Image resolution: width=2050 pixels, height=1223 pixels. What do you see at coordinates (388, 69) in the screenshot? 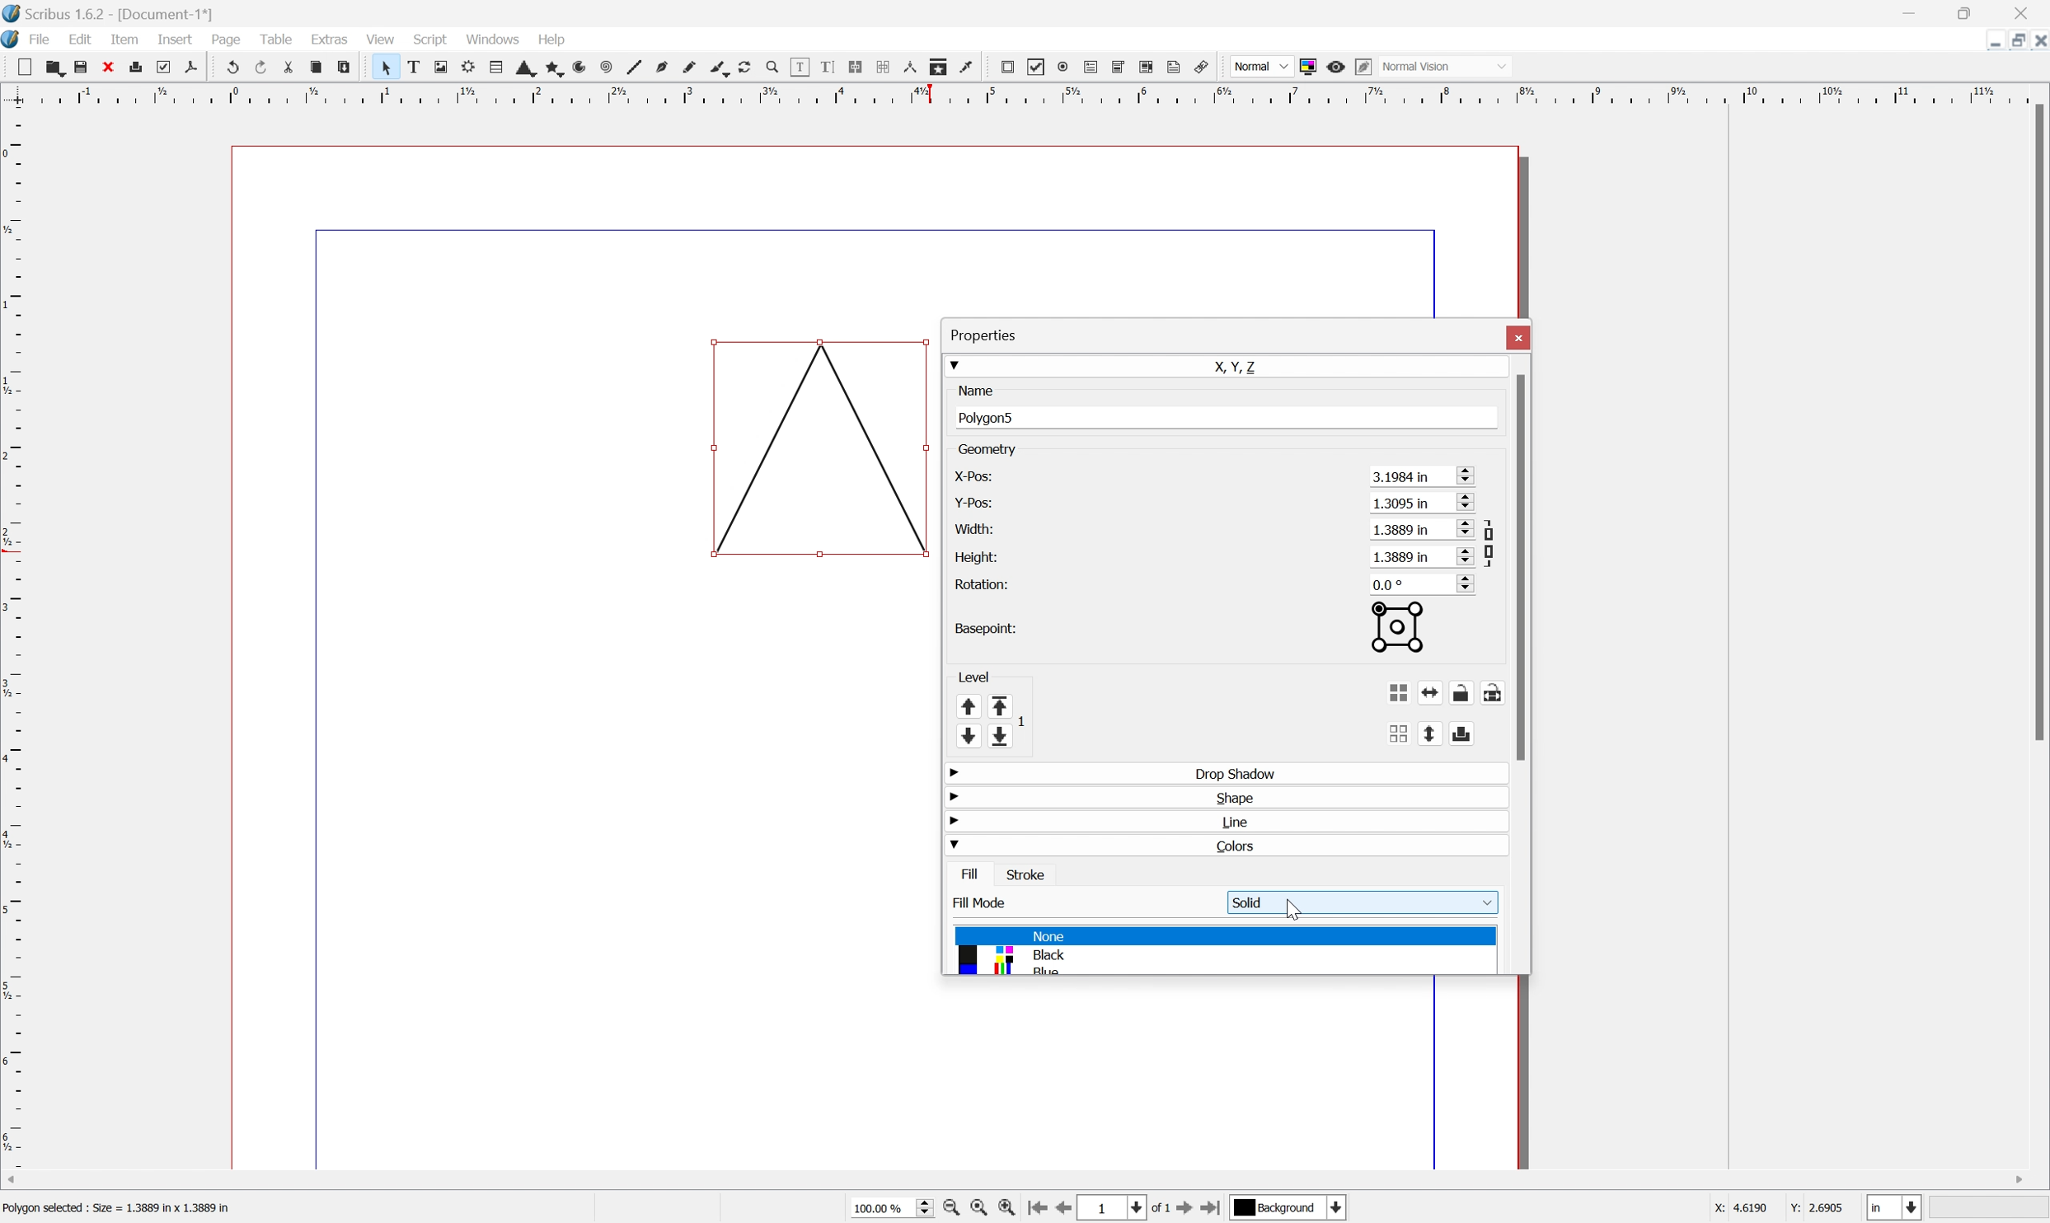
I see `Select frame` at bounding box center [388, 69].